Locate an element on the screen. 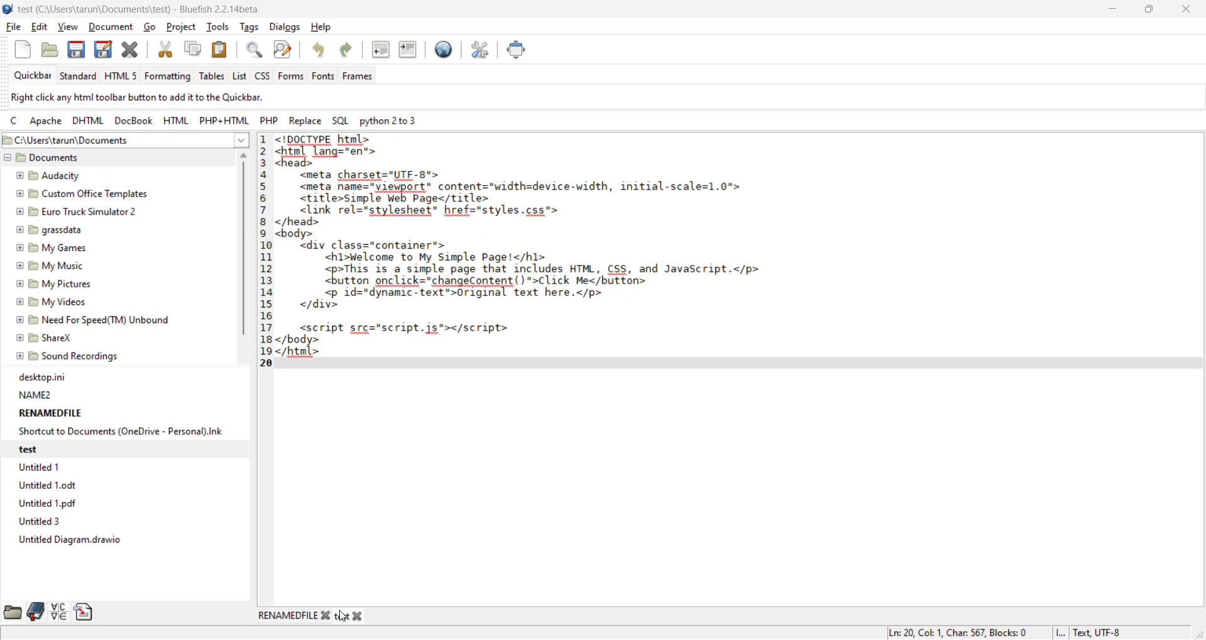  tables is located at coordinates (212, 75).